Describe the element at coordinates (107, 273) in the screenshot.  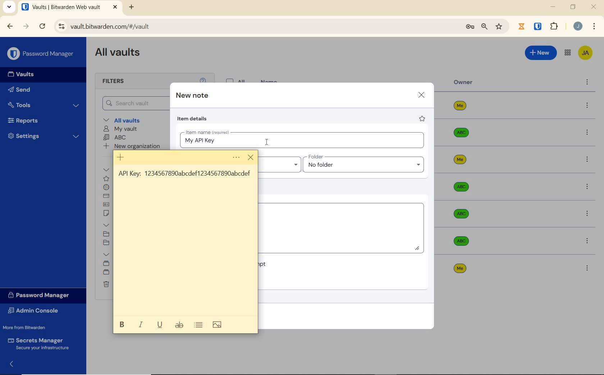
I see `shared folder` at that location.